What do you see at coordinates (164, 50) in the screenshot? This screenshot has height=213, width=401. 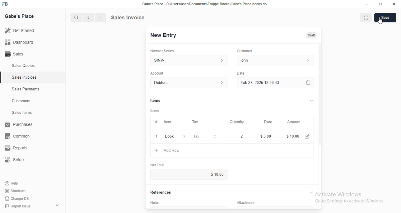 I see `Number Series` at bounding box center [164, 50].